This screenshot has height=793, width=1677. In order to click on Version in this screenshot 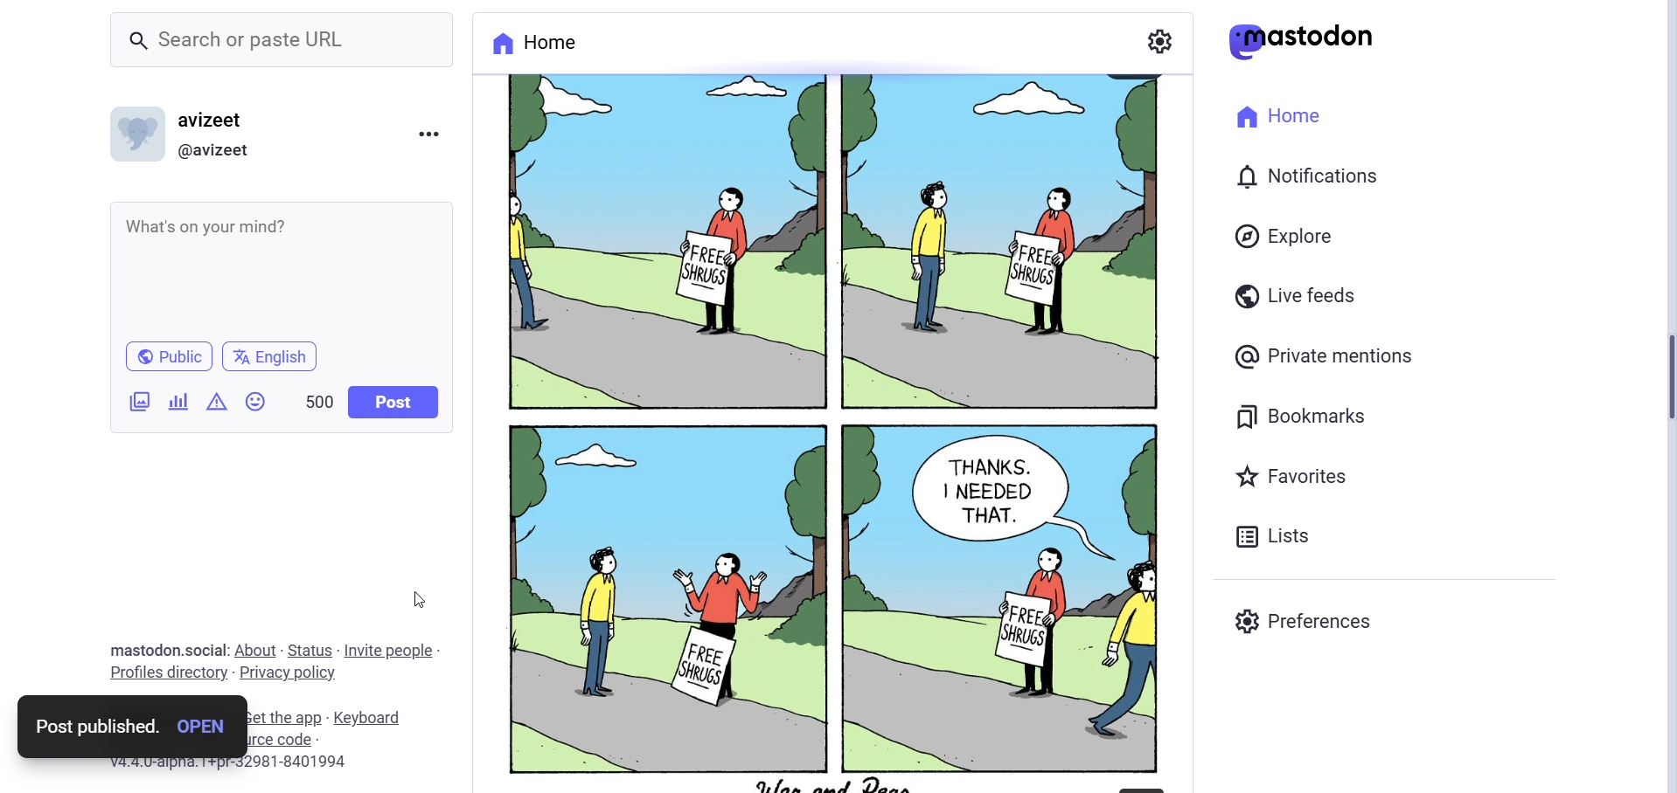, I will do `click(227, 763)`.